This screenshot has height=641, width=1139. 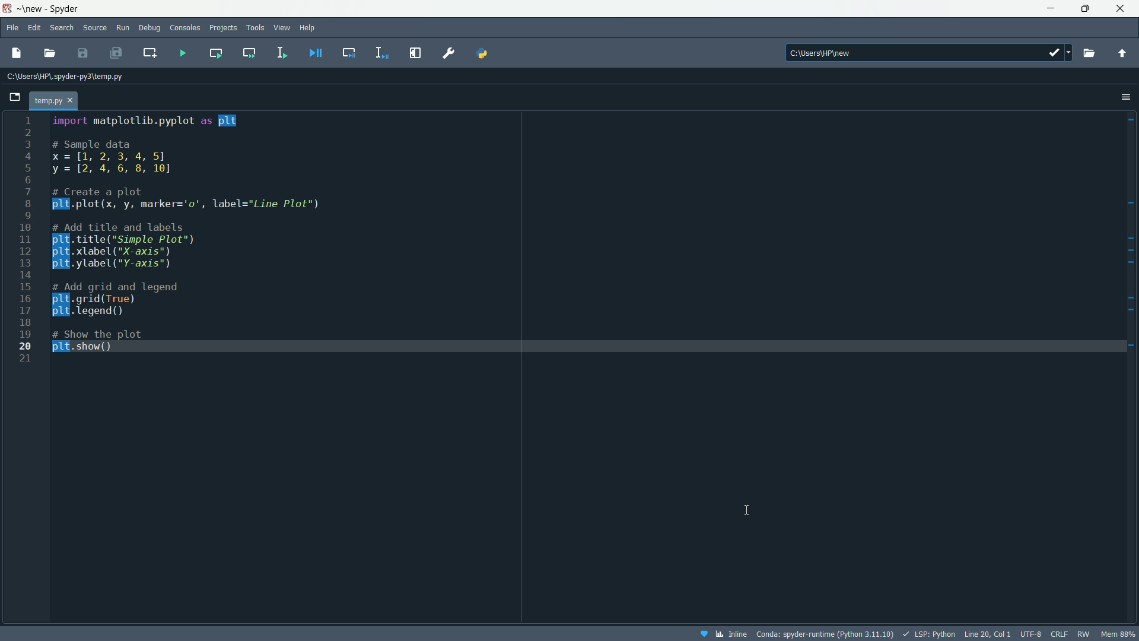 I want to click on debug cell, so click(x=348, y=52).